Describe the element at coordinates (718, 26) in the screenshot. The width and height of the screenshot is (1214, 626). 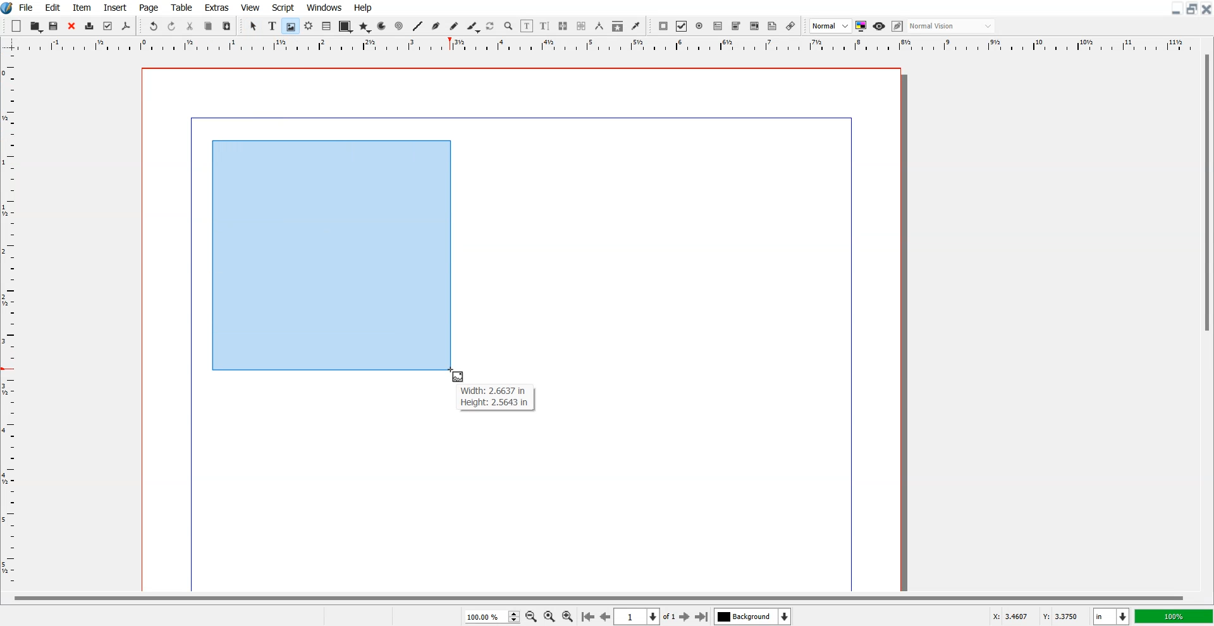
I see `PDF Text Field` at that location.